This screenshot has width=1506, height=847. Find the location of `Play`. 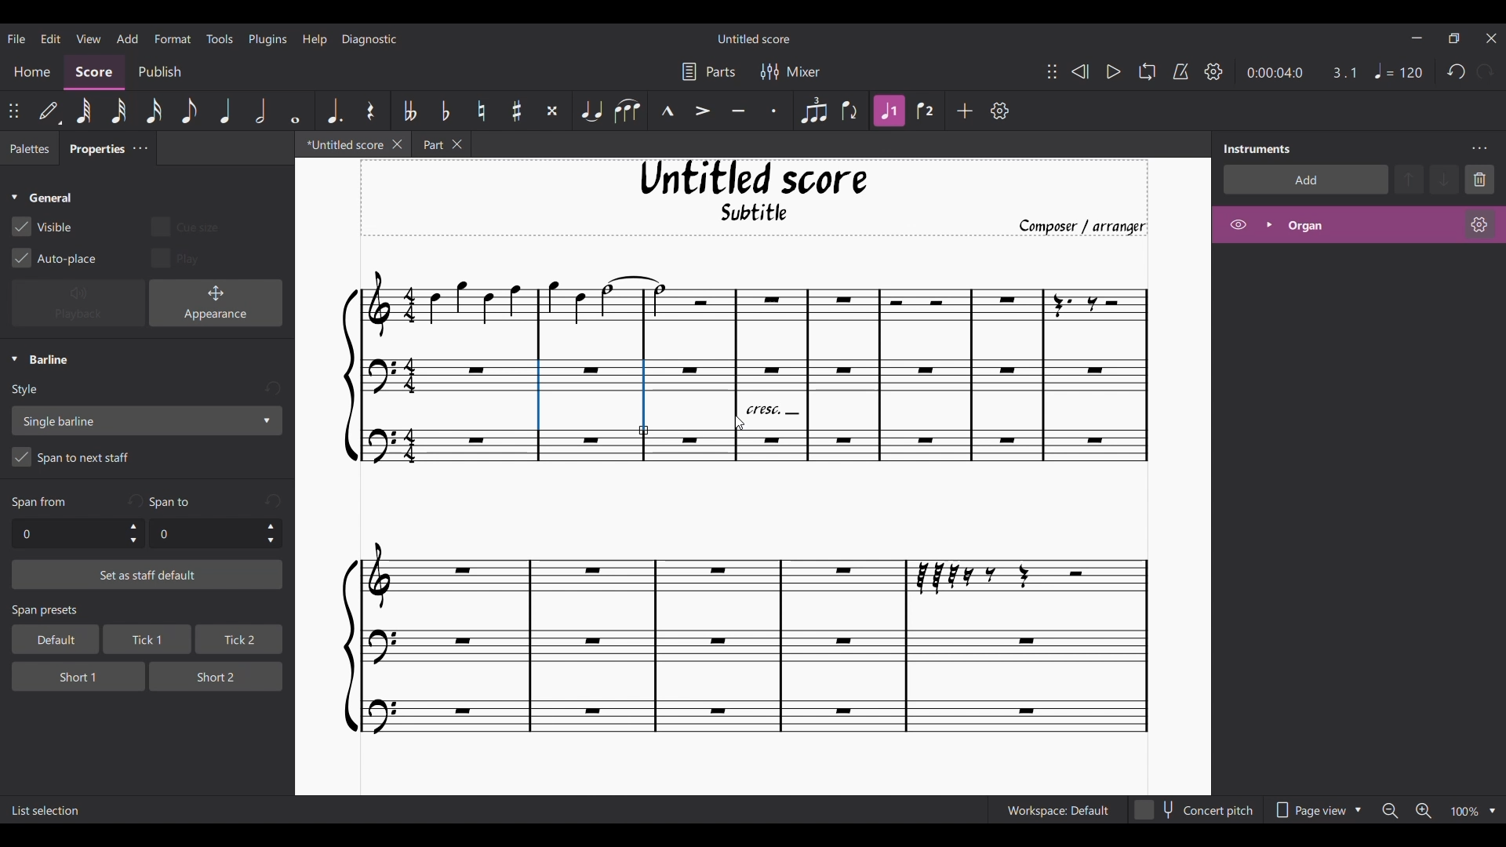

Play is located at coordinates (1113, 72).